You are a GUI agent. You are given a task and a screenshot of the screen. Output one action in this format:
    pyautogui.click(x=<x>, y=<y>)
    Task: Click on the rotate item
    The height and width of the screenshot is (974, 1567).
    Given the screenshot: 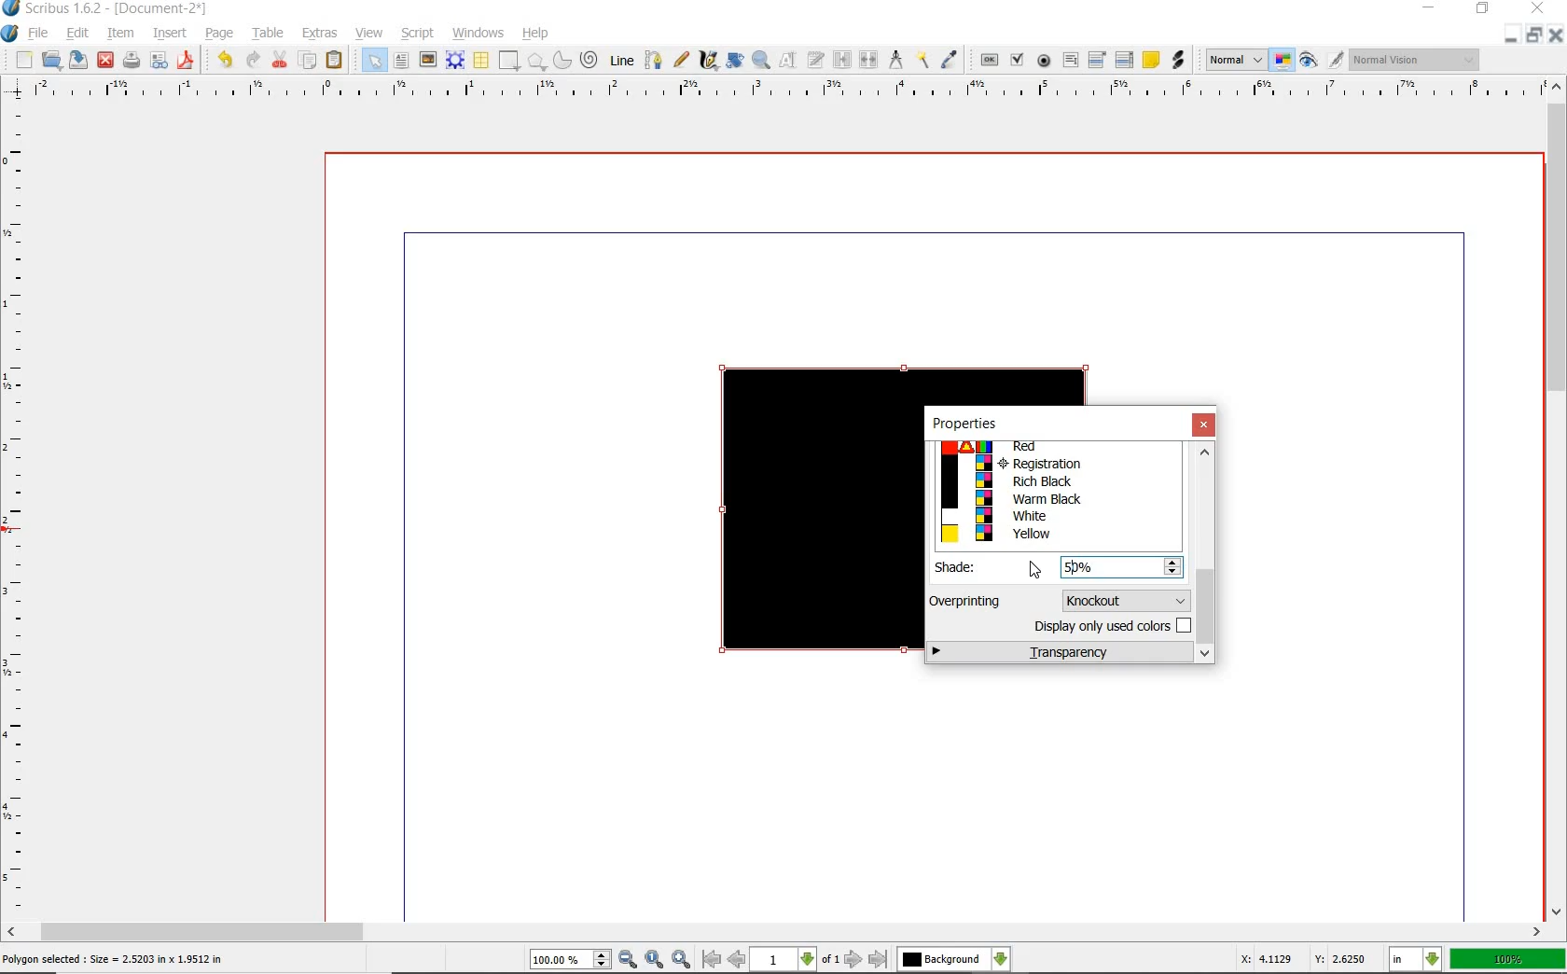 What is the action you would take?
    pyautogui.click(x=736, y=60)
    